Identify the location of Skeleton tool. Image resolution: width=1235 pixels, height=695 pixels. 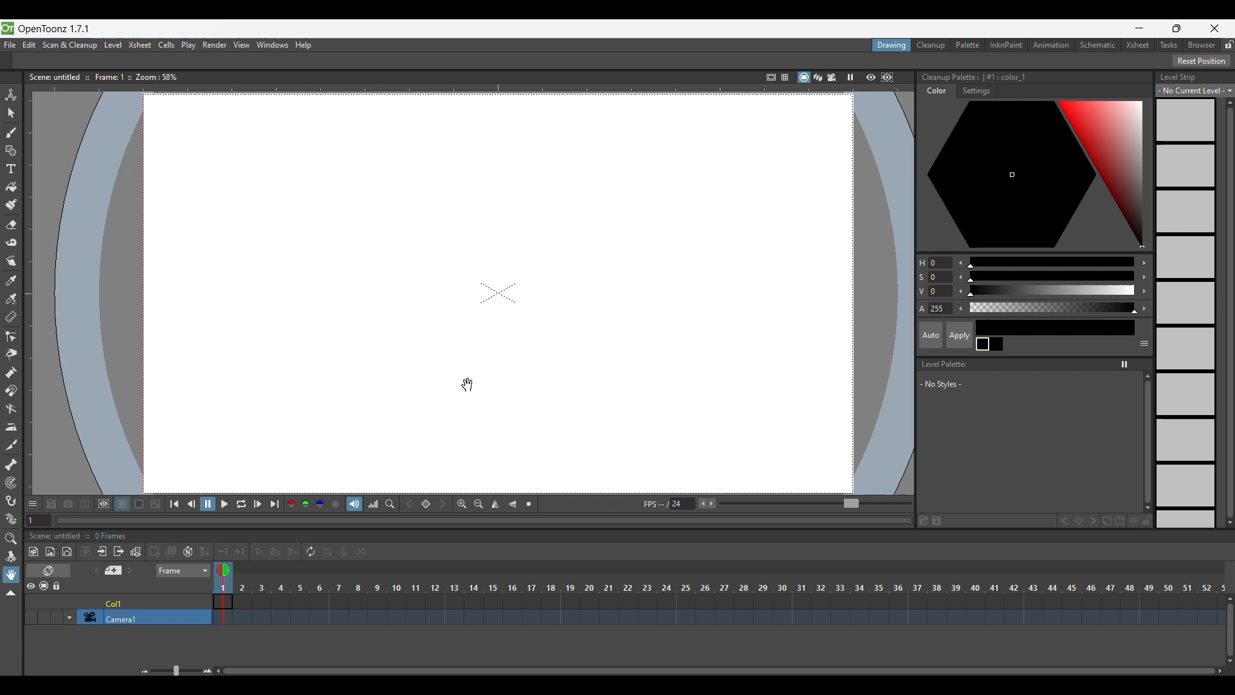
(10, 465).